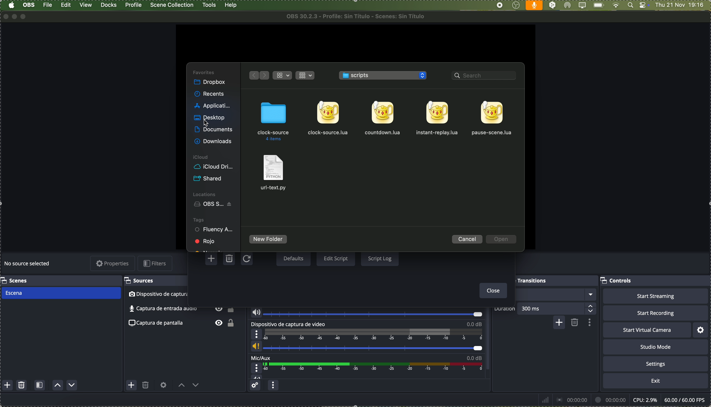  I want to click on maximize program, so click(25, 16).